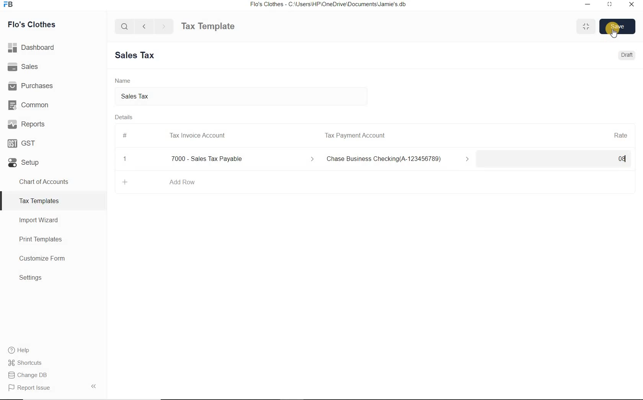 The width and height of the screenshot is (643, 400). Describe the element at coordinates (614, 33) in the screenshot. I see `Cursor` at that location.